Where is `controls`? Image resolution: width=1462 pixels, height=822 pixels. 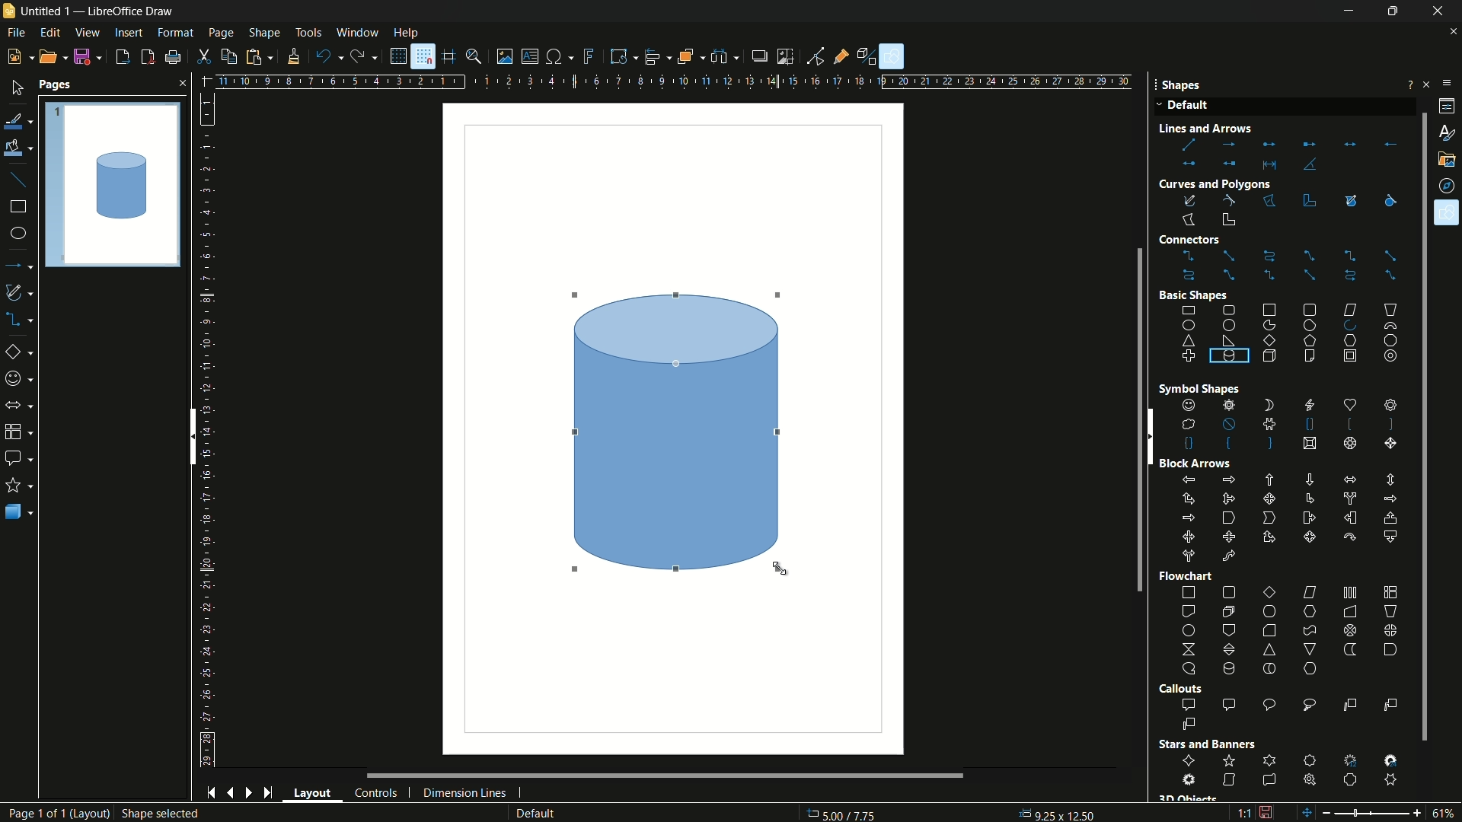
controls is located at coordinates (376, 794).